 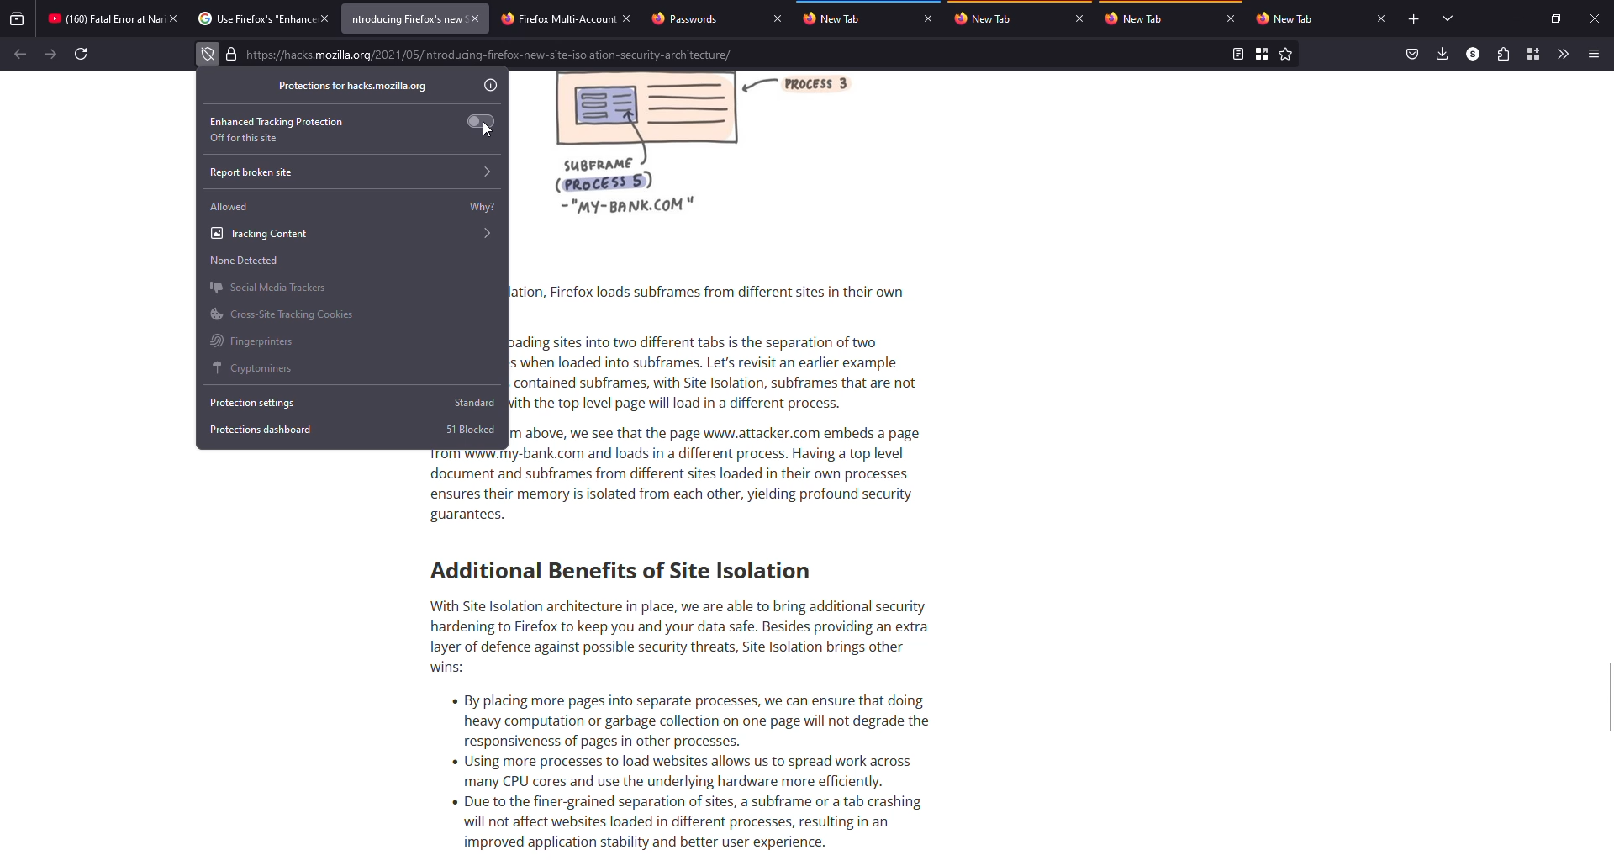 What do you see at coordinates (1382, 18) in the screenshot?
I see `close` at bounding box center [1382, 18].